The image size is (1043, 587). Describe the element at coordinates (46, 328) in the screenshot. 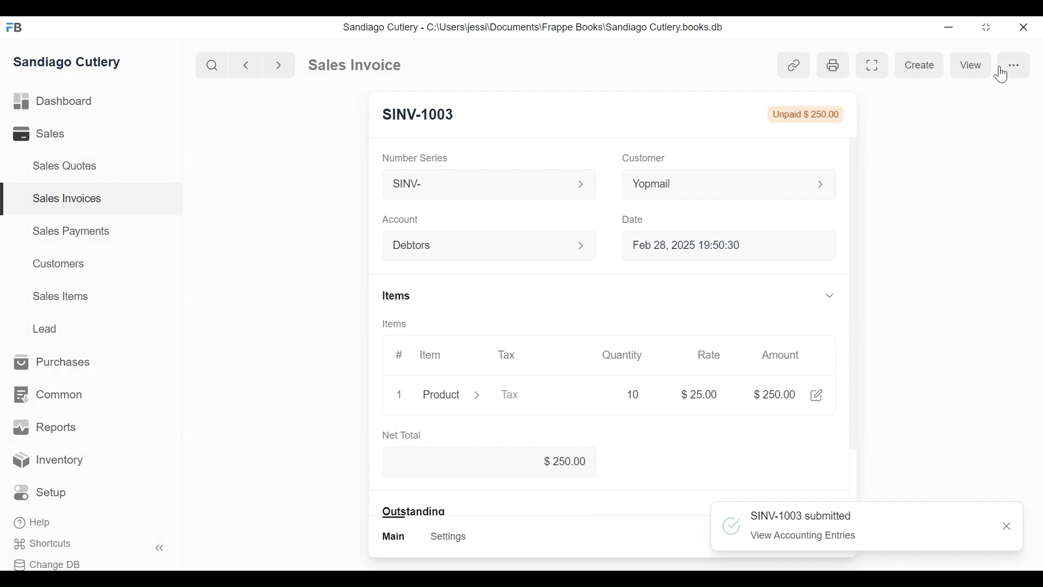

I see `Lead` at that location.